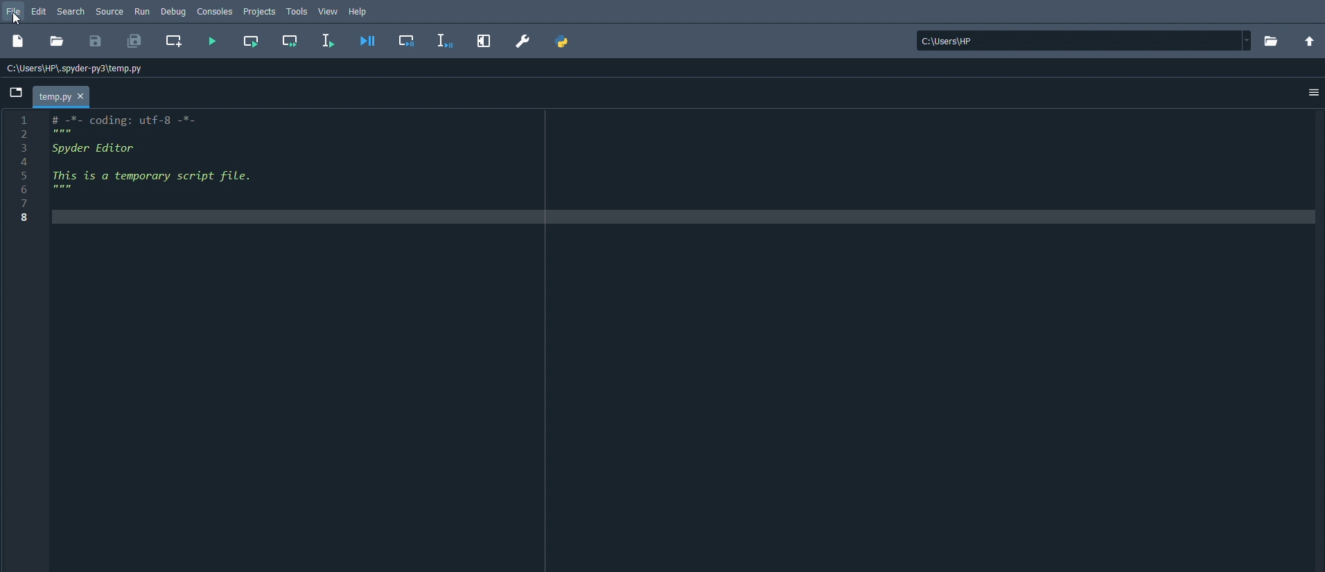  I want to click on Create new cell at the current line, so click(173, 42).